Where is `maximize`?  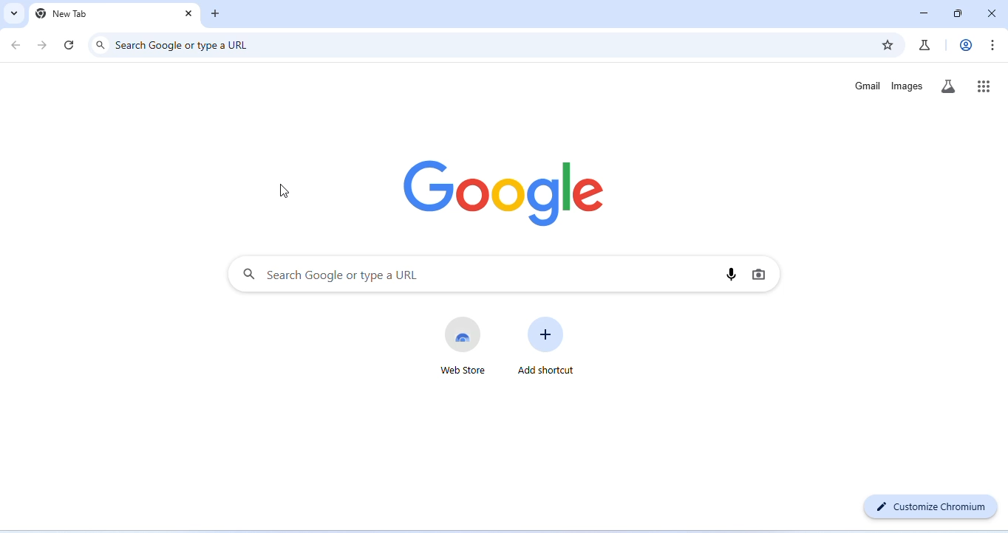
maximize is located at coordinates (957, 14).